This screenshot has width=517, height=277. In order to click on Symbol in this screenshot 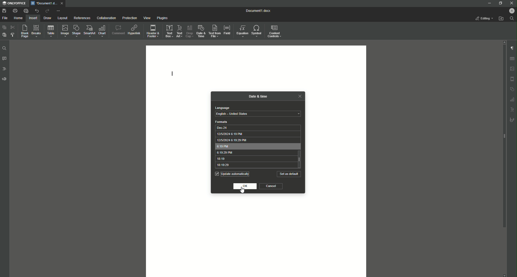, I will do `click(257, 31)`.